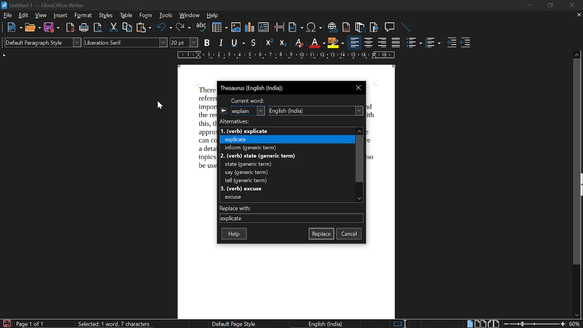  I want to click on currently selected, so click(291, 217).